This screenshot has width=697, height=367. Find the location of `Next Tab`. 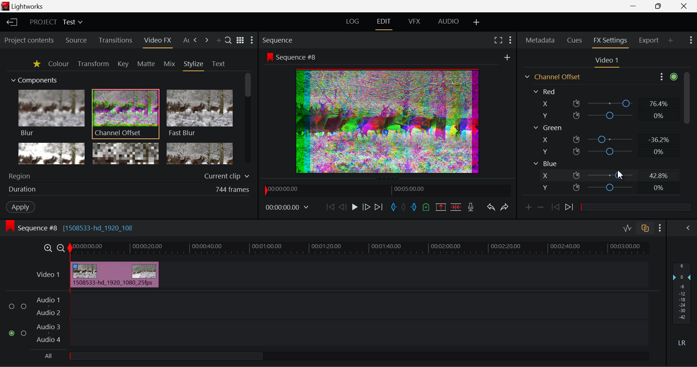

Next Tab is located at coordinates (196, 40).